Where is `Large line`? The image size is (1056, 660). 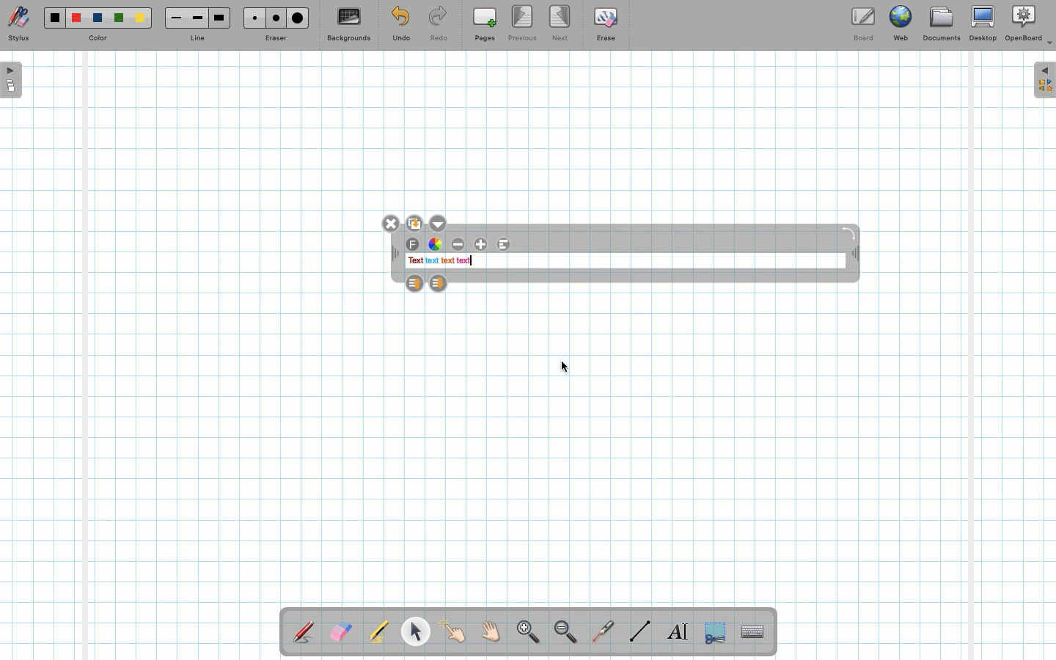 Large line is located at coordinates (220, 18).